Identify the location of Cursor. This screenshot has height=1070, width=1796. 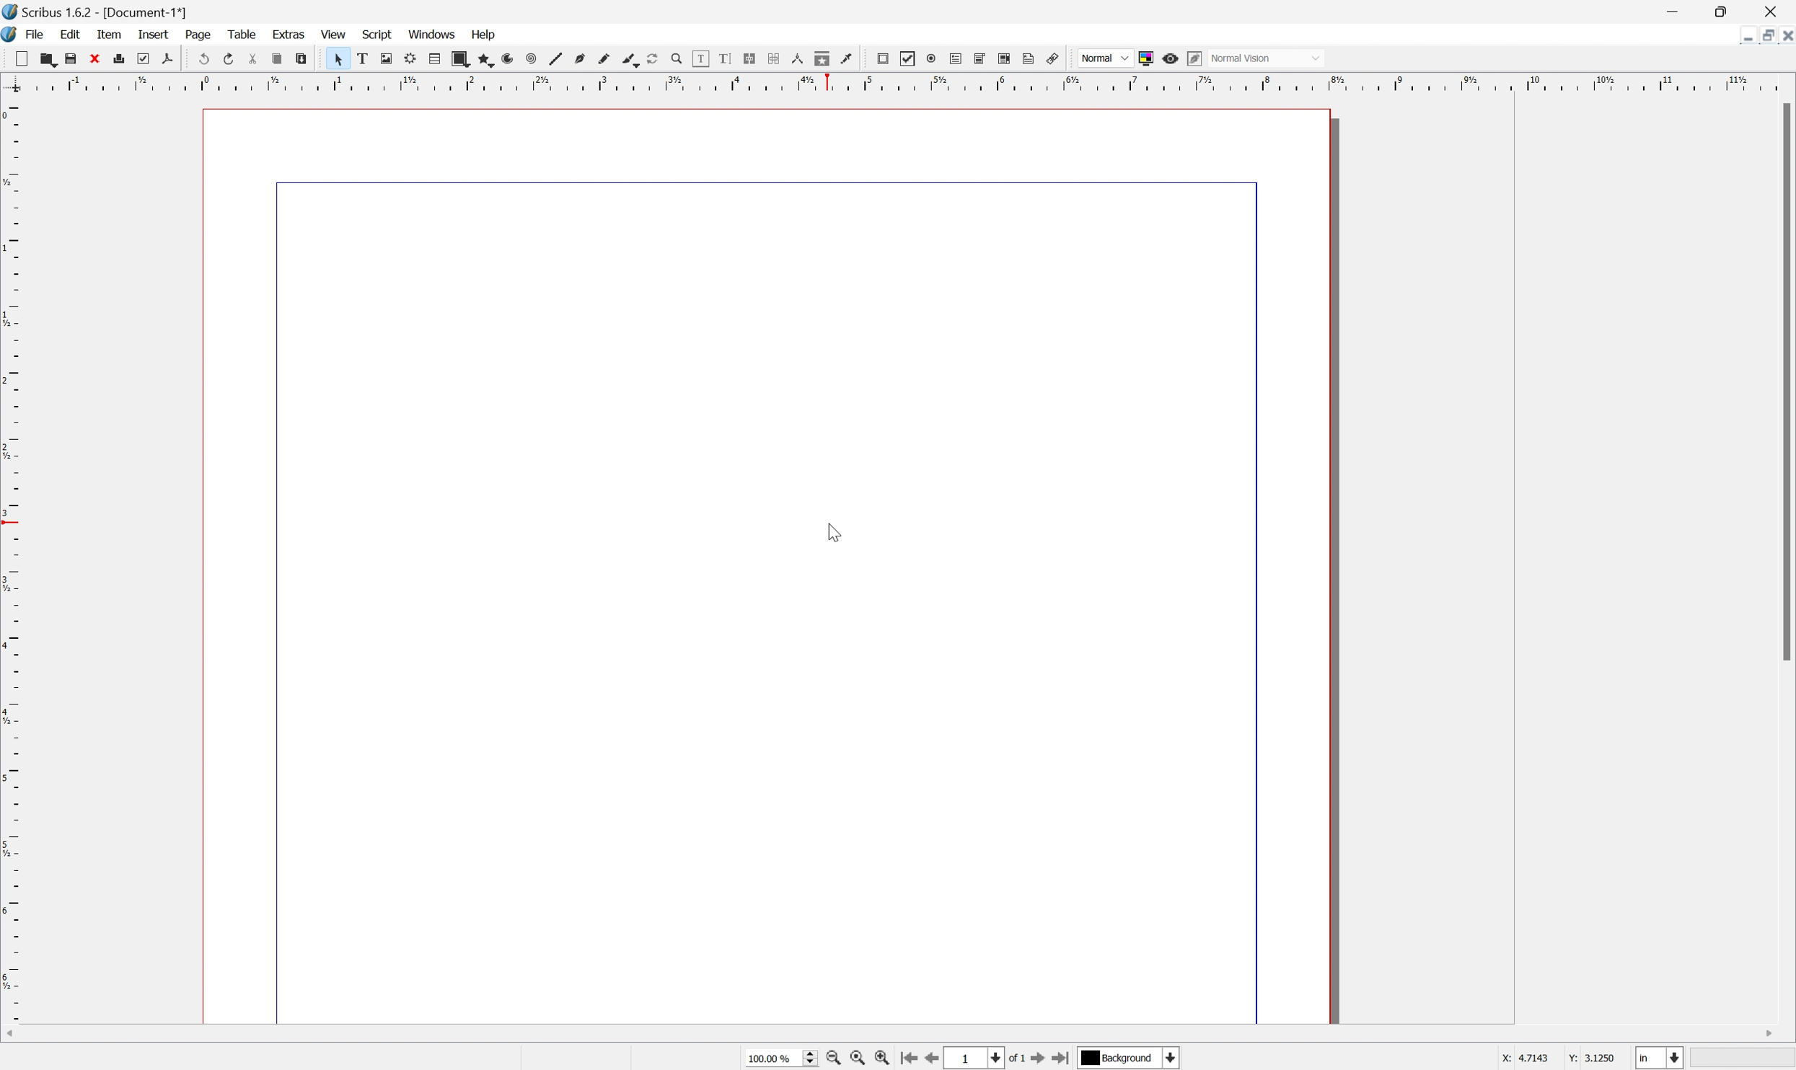
(831, 535).